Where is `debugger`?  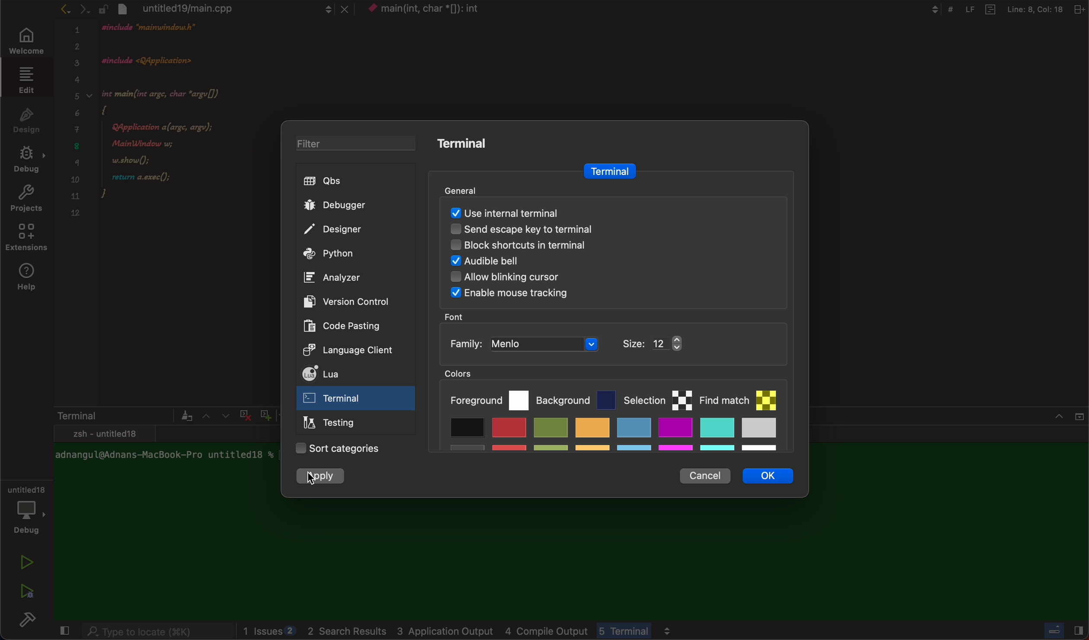
debugger is located at coordinates (350, 205).